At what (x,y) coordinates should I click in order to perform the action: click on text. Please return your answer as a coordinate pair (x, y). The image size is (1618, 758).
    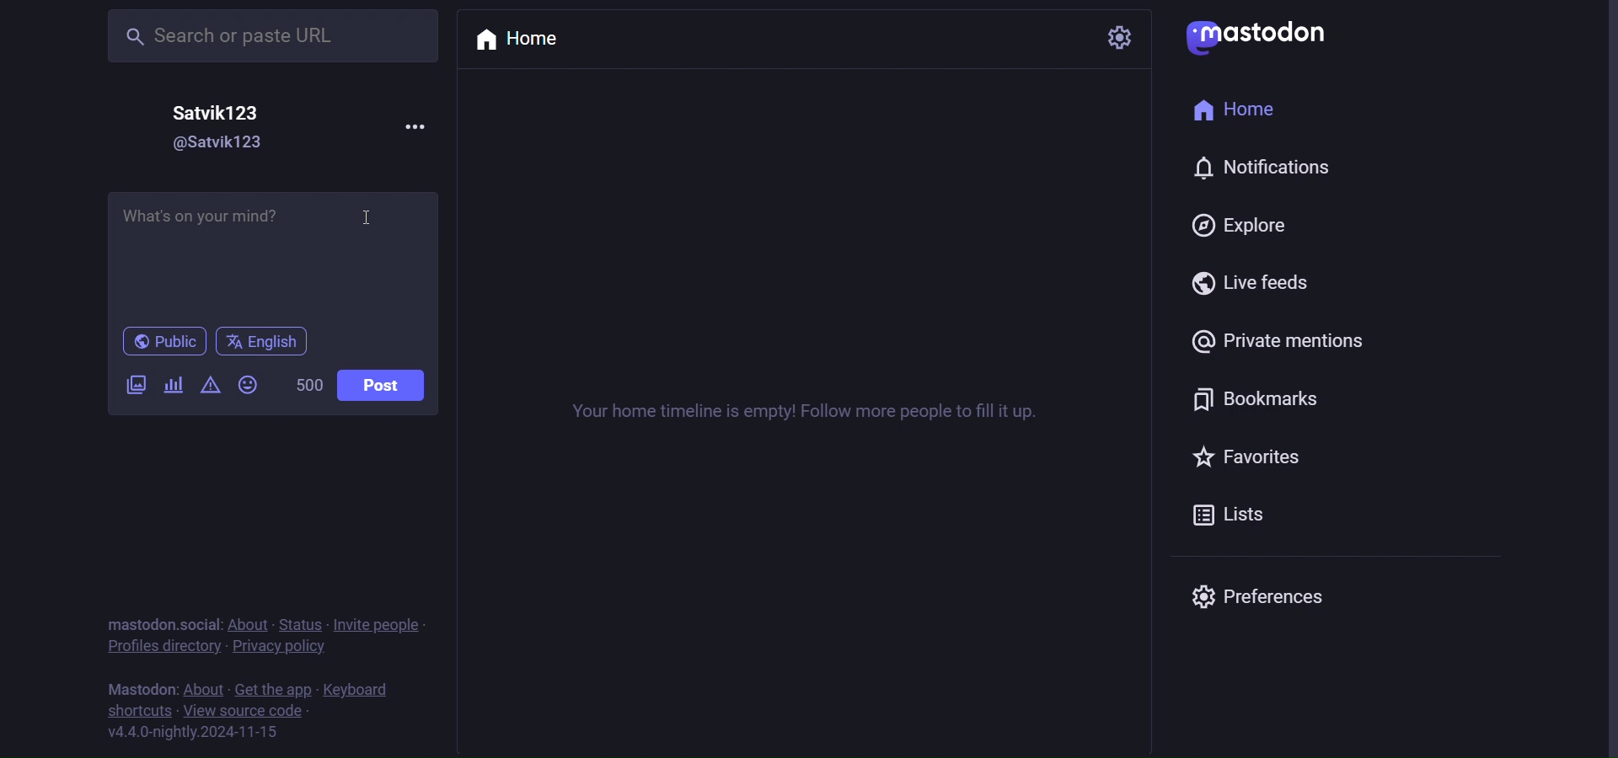
    Looking at the image, I should click on (163, 624).